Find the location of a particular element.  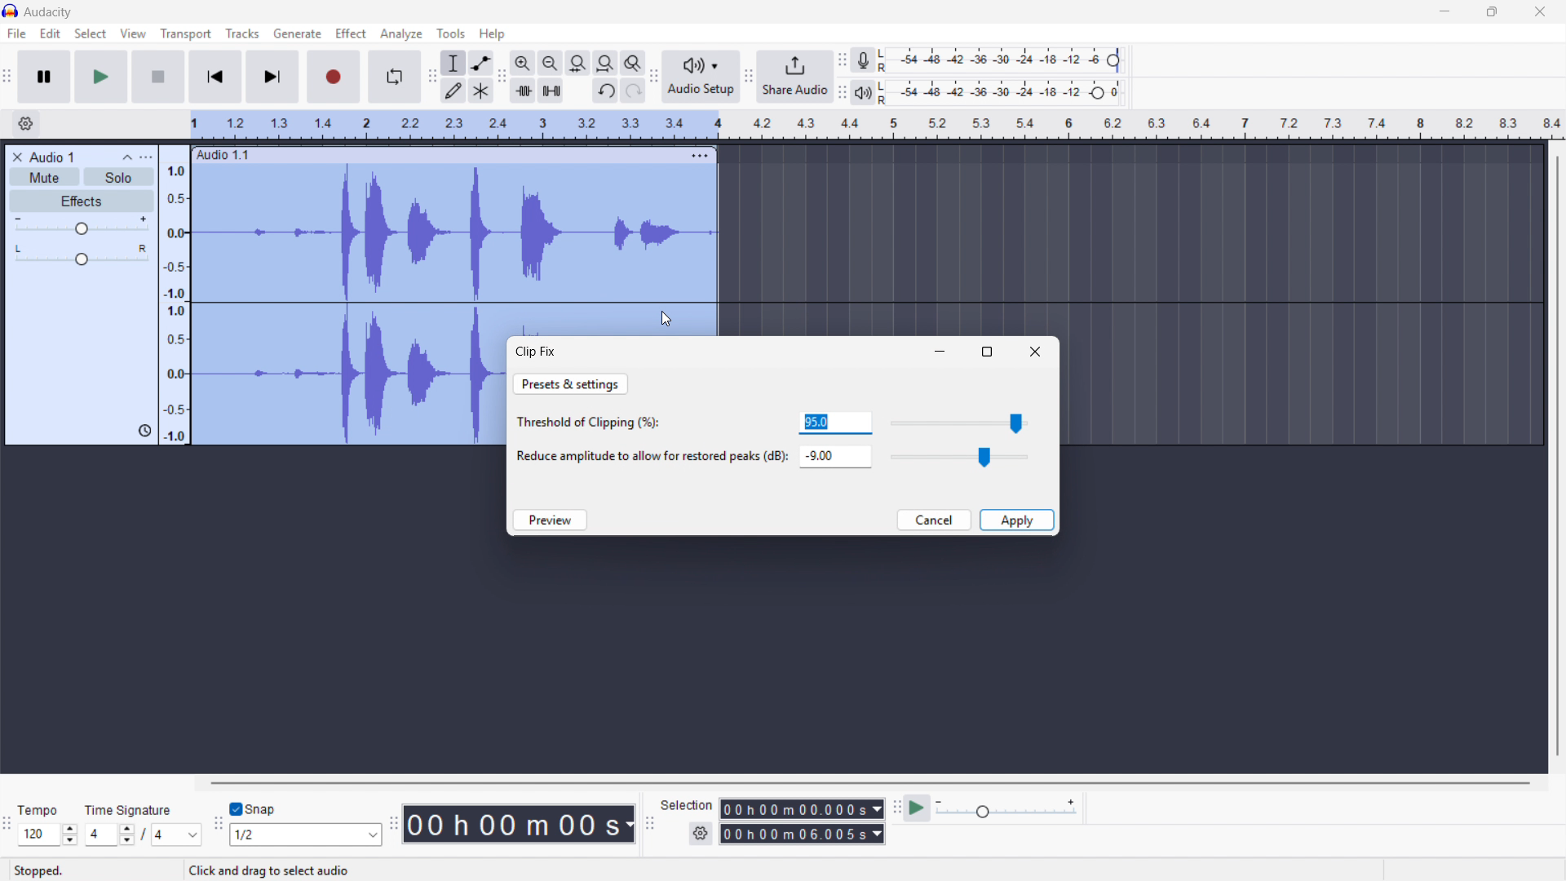

Timestamp is located at coordinates (520, 824).